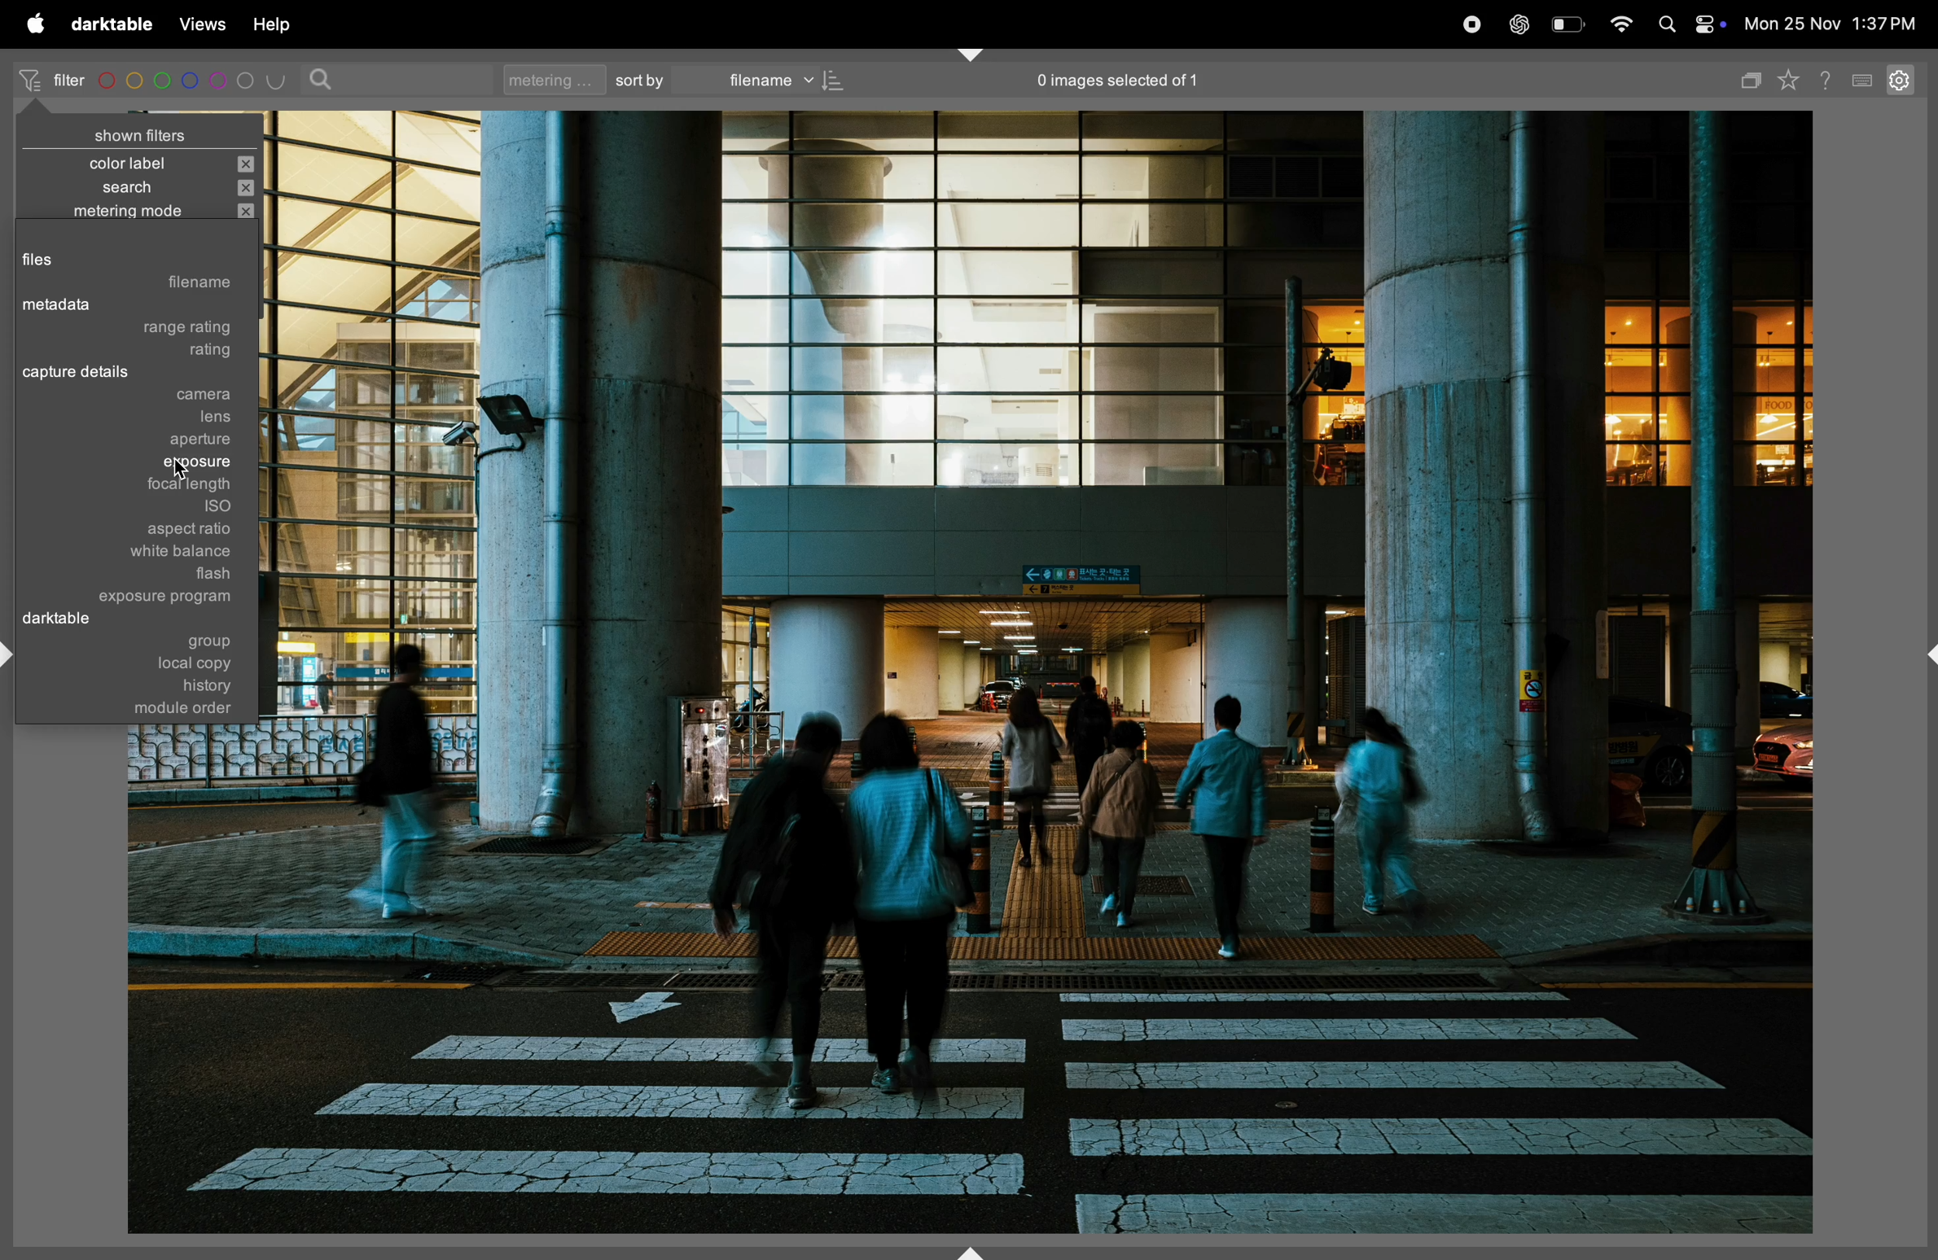 Image resolution: width=1938 pixels, height=1260 pixels. Describe the element at coordinates (176, 686) in the screenshot. I see `history` at that location.